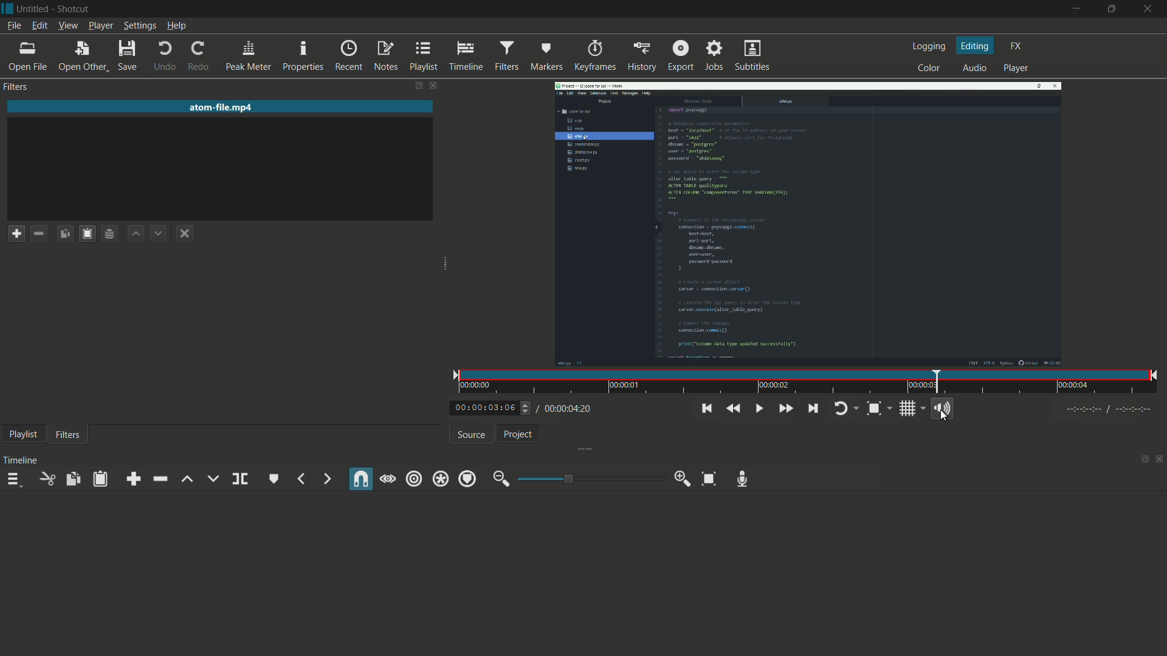 This screenshot has height=656, width=1167. Describe the element at coordinates (754, 56) in the screenshot. I see `subtitles` at that location.